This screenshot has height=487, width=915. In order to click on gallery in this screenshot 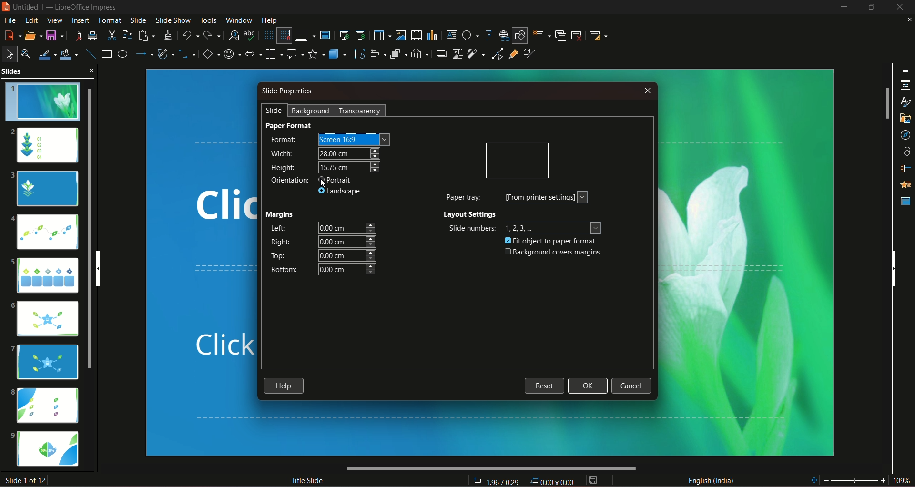, I will do `click(904, 120)`.